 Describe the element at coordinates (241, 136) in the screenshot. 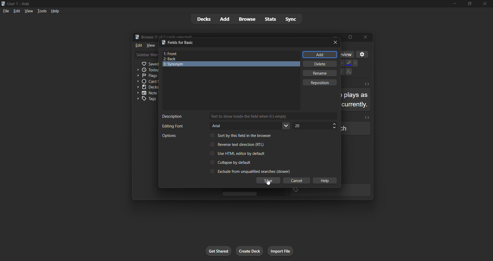

I see `Sort by the field in the browser` at that location.